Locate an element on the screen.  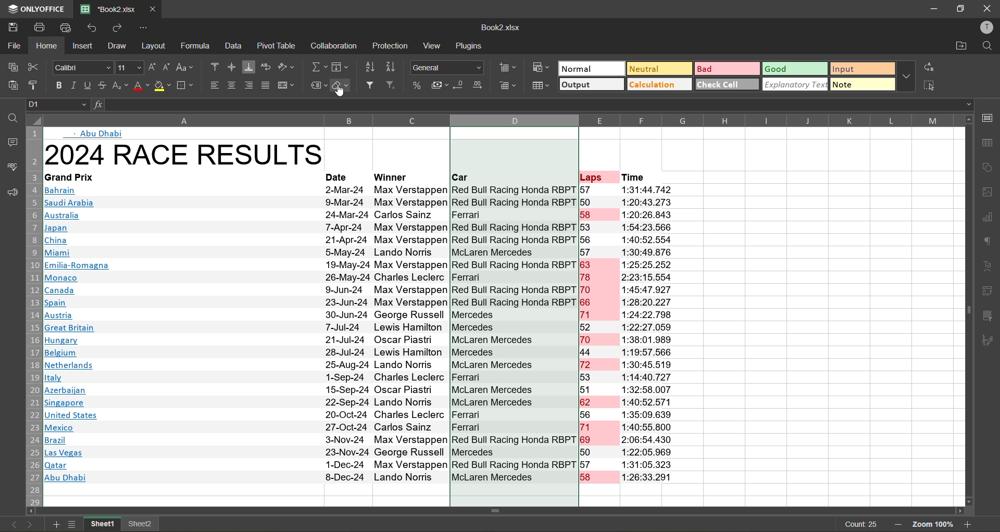
Belgium 28-Jul-24 Lewis Hamilton Mercedes 44 1:19:57.566 is located at coordinates (363, 353).